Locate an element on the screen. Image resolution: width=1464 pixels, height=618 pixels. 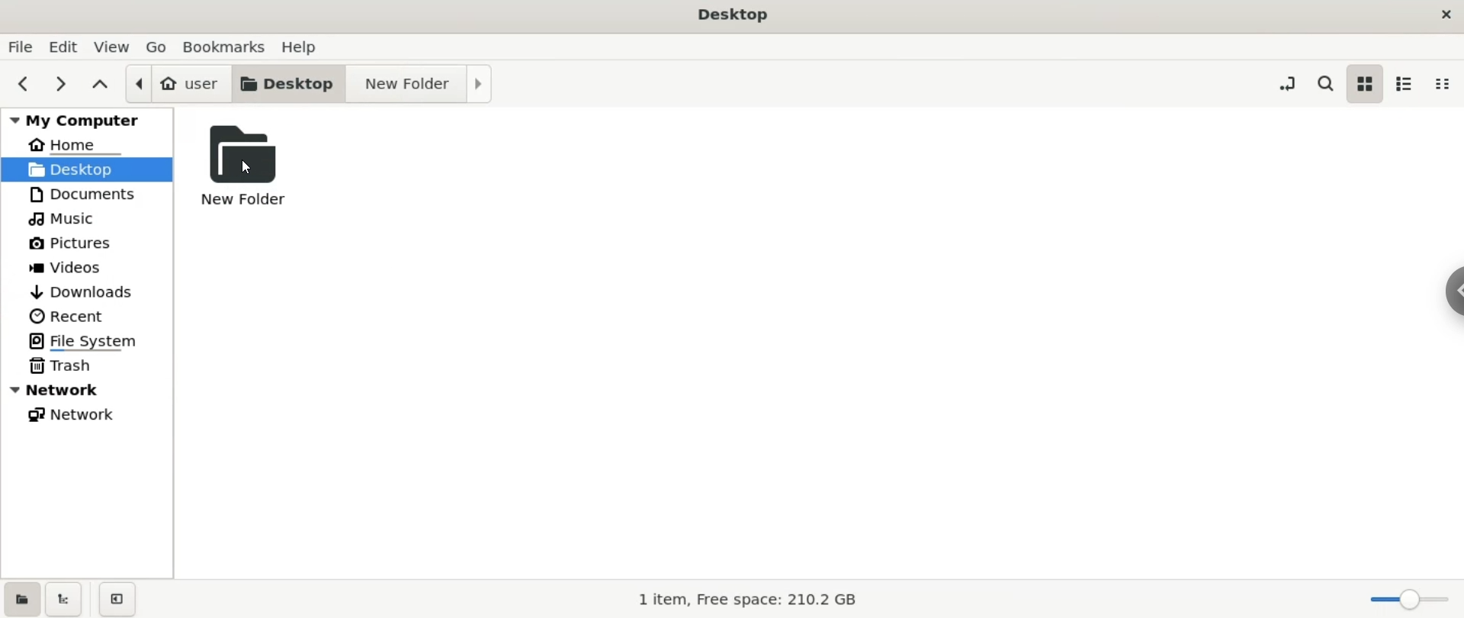
desktop is located at coordinates (85, 170).